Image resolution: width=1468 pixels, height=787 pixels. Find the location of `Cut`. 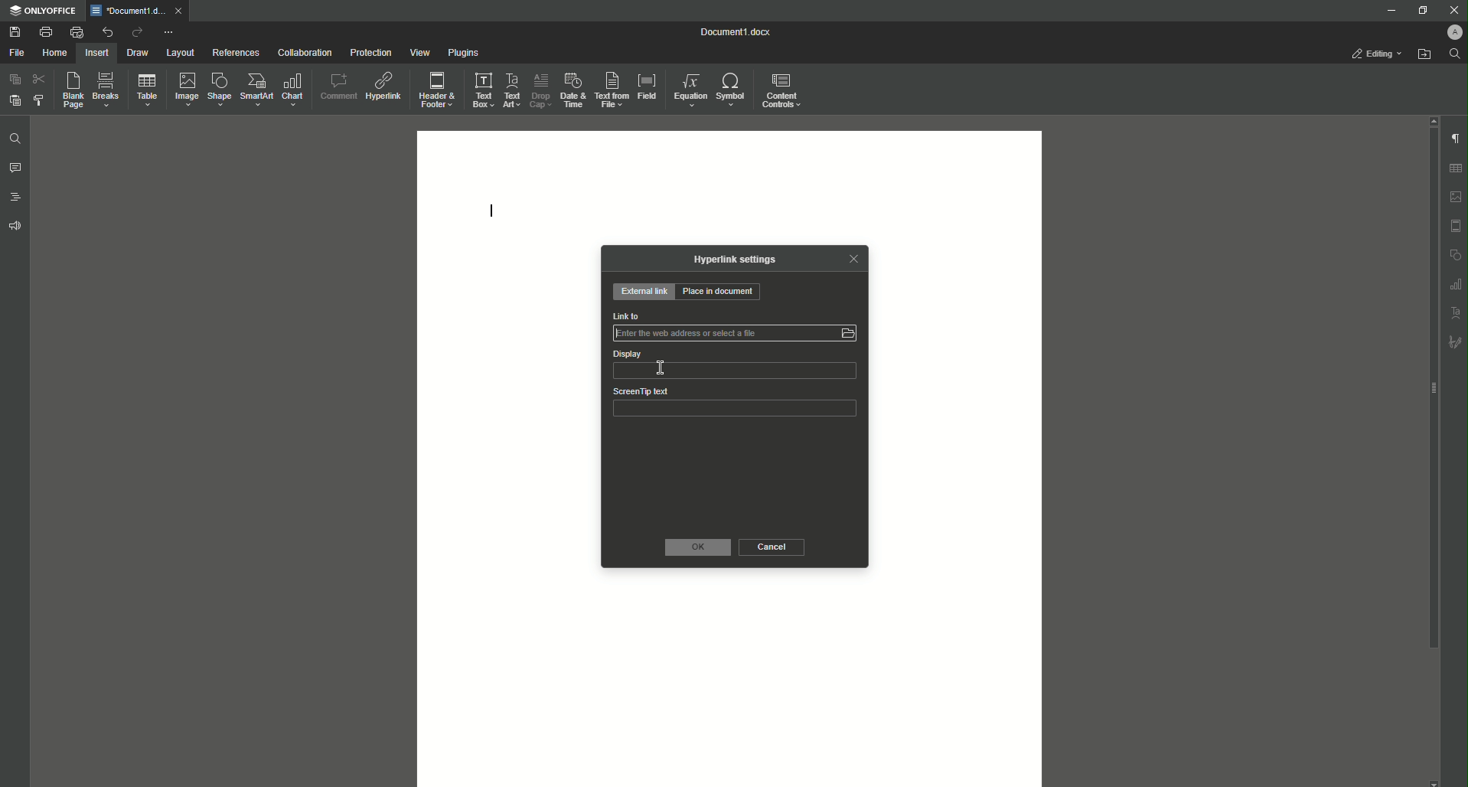

Cut is located at coordinates (38, 80).